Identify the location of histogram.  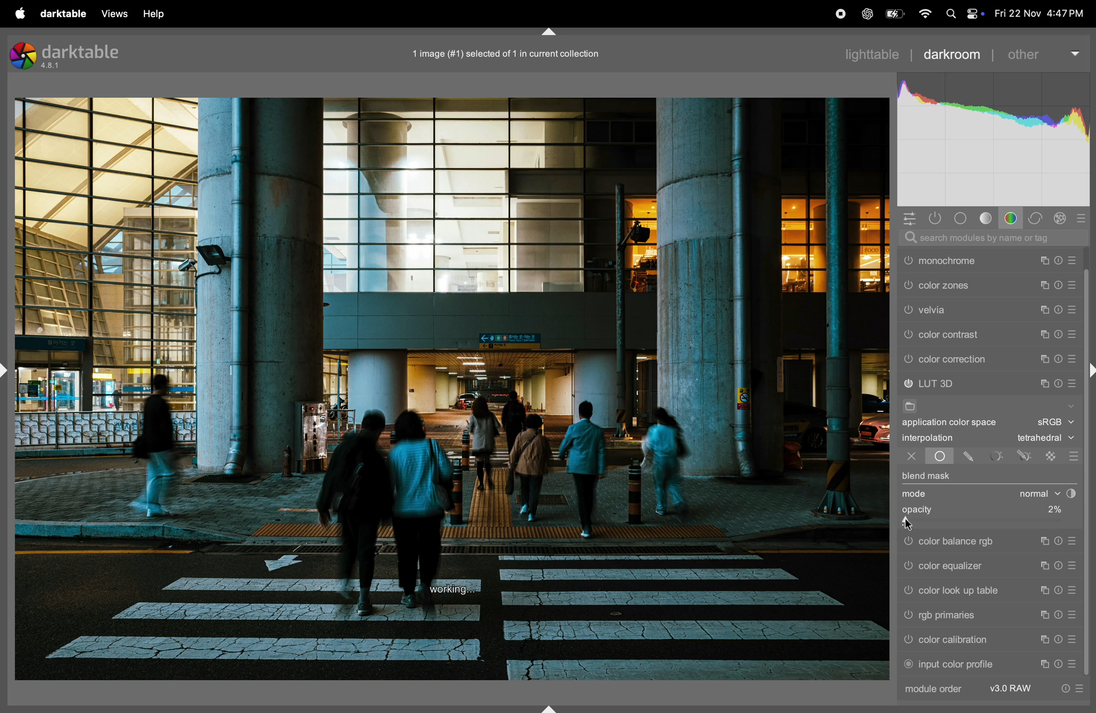
(995, 137).